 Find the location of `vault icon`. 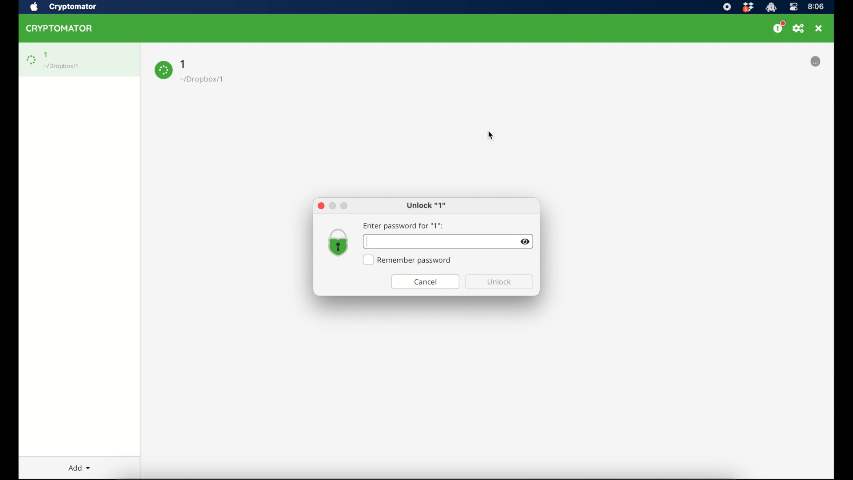

vault icon is located at coordinates (338, 243).